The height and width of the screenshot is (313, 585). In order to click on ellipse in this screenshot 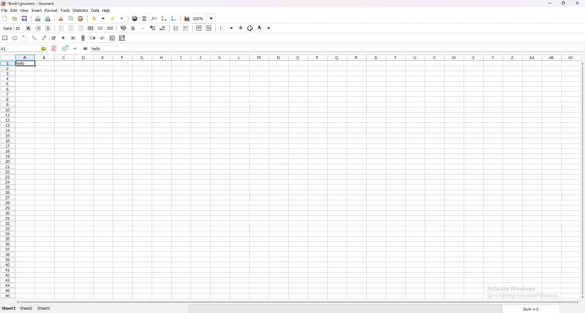, I will do `click(15, 38)`.